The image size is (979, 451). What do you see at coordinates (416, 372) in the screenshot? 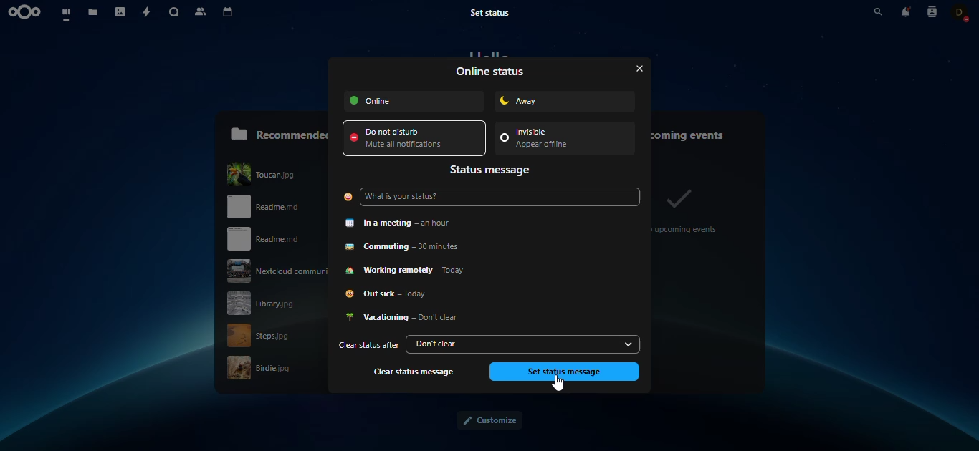
I see `clear status message` at bounding box center [416, 372].